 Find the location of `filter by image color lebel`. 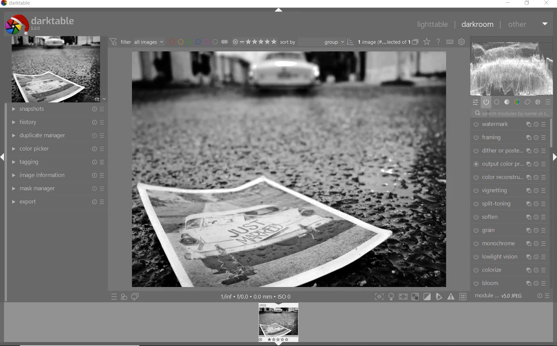

filter by image color lebel is located at coordinates (198, 41).